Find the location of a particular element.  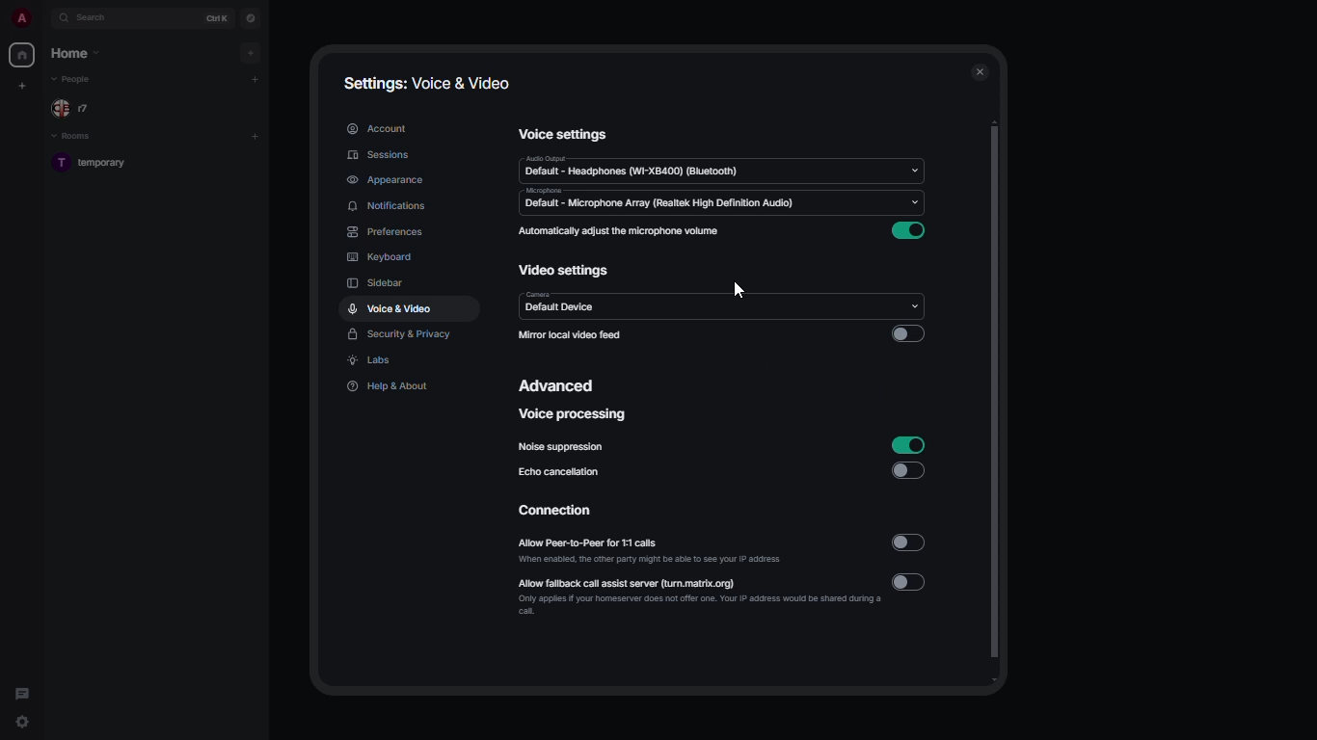

notifications is located at coordinates (386, 205).